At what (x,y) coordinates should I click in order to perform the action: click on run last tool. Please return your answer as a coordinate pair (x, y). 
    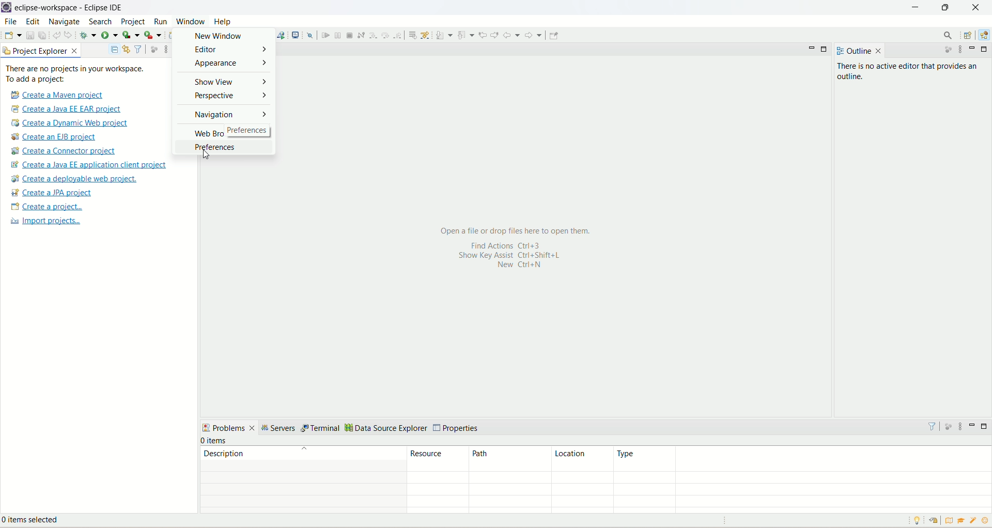
    Looking at the image, I should click on (152, 35).